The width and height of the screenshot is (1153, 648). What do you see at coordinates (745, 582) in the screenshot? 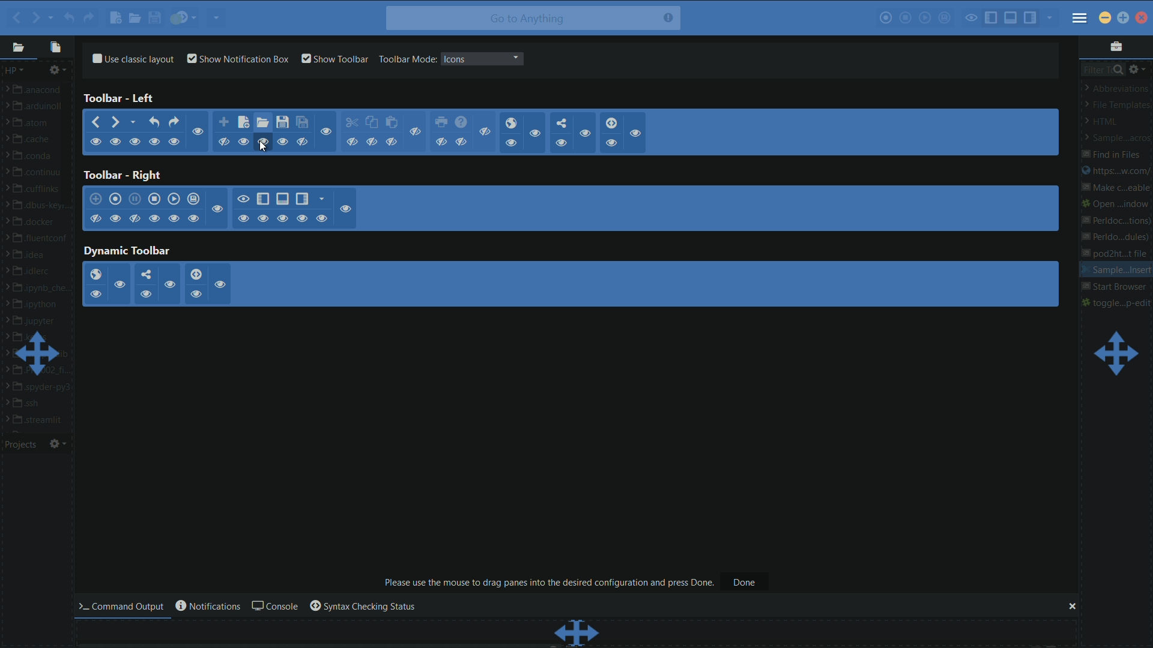
I see `done` at bounding box center [745, 582].